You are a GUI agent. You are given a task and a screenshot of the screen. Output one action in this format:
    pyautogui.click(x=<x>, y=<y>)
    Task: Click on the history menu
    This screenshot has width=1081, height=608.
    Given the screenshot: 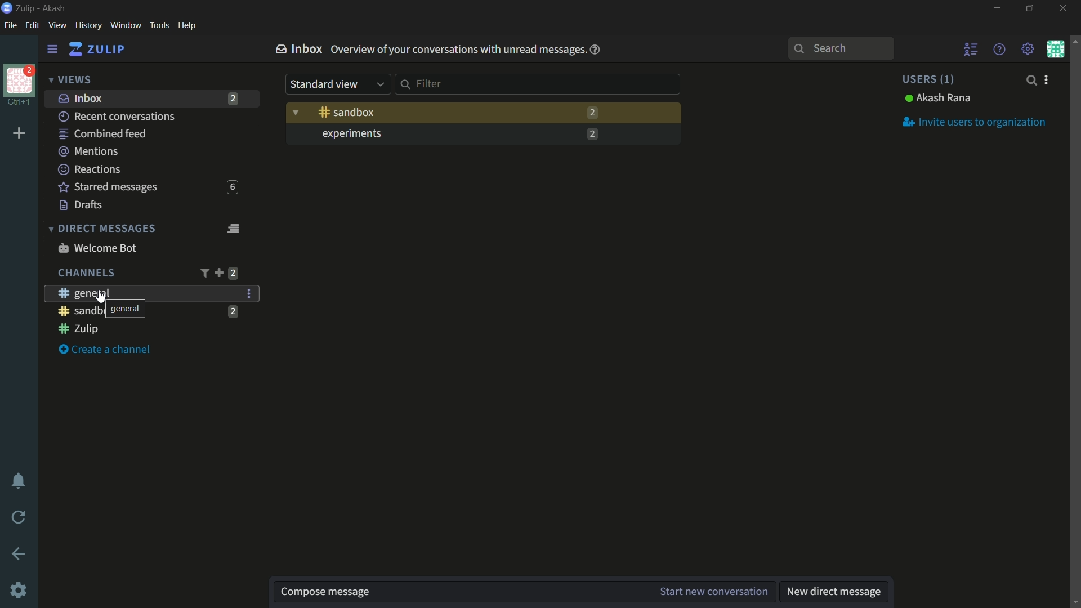 What is the action you would take?
    pyautogui.click(x=88, y=25)
    